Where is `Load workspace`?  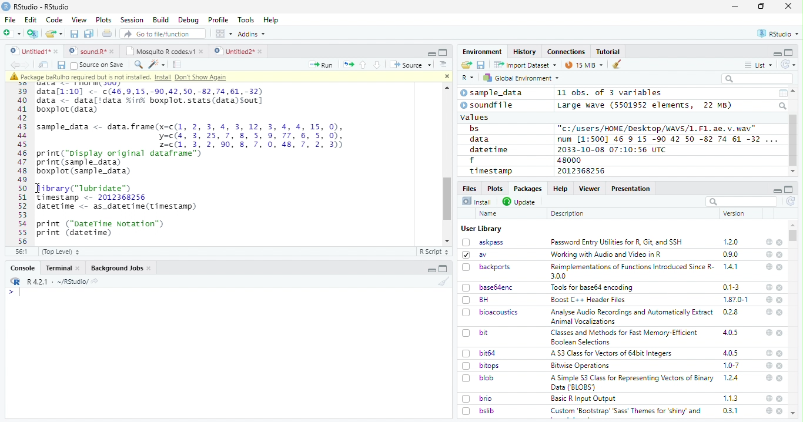 Load workspace is located at coordinates (467, 65).